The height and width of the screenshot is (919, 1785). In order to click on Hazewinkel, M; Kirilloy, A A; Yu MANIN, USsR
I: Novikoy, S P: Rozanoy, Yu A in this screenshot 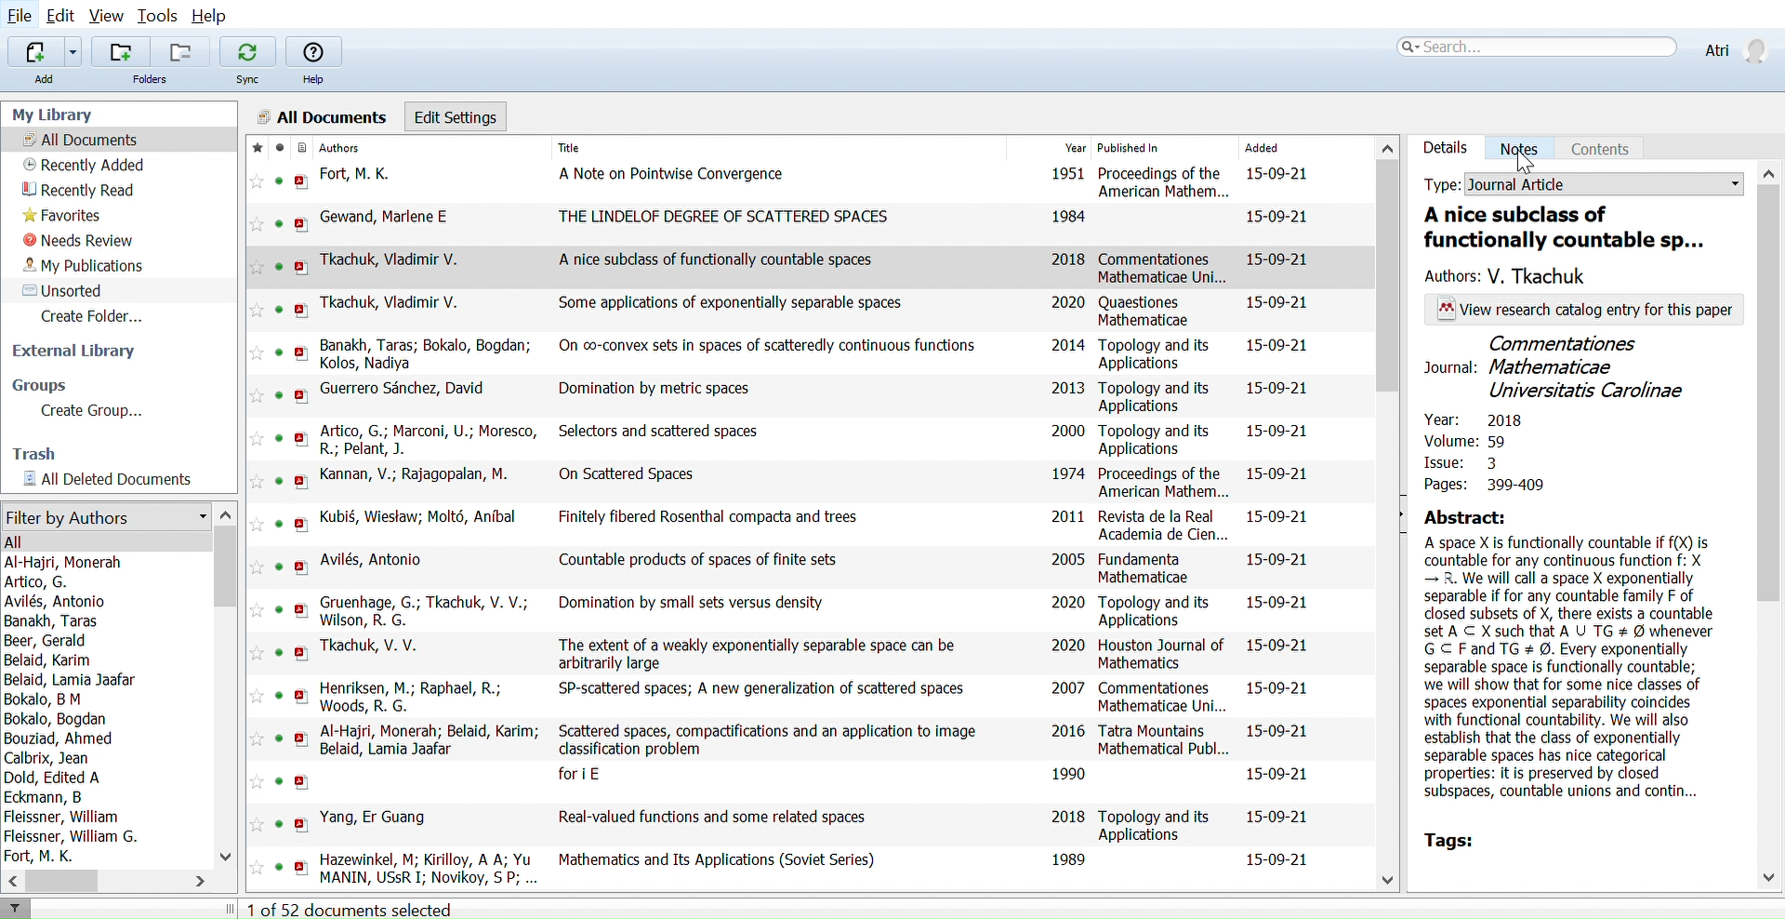, I will do `click(430, 866)`.